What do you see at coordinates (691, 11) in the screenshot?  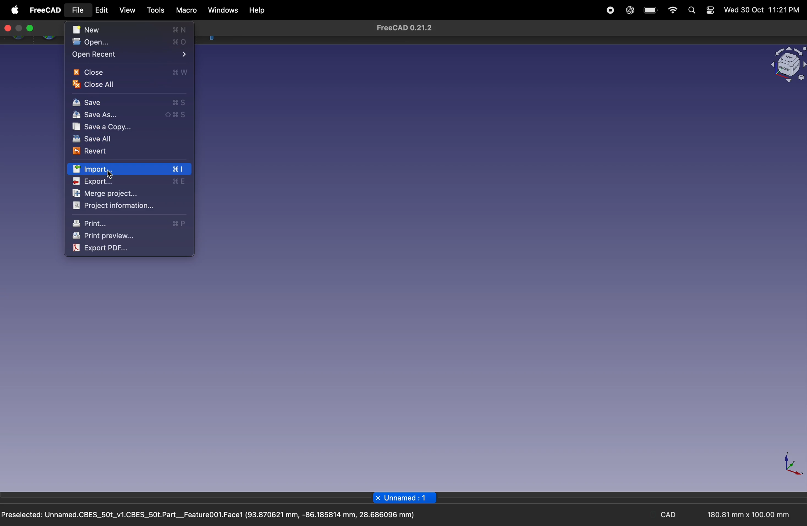 I see `search` at bounding box center [691, 11].